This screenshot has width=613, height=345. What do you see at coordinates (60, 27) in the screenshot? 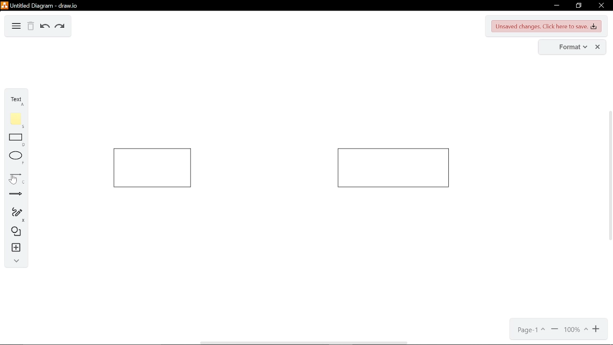
I see `redo` at bounding box center [60, 27].